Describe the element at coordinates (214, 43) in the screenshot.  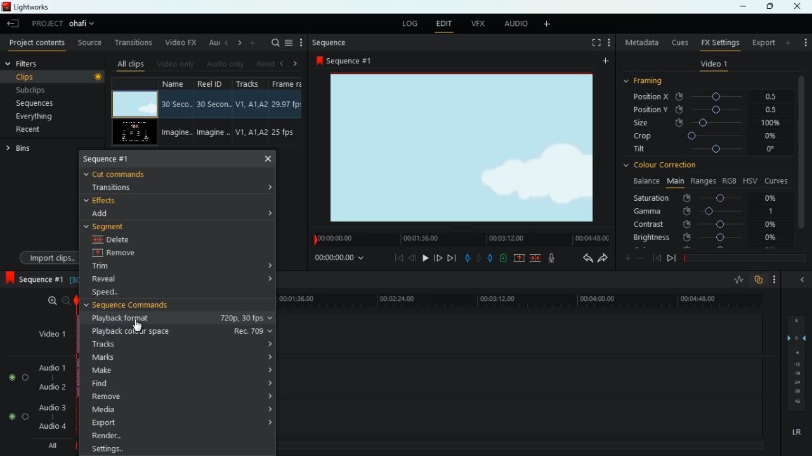
I see `au` at that location.